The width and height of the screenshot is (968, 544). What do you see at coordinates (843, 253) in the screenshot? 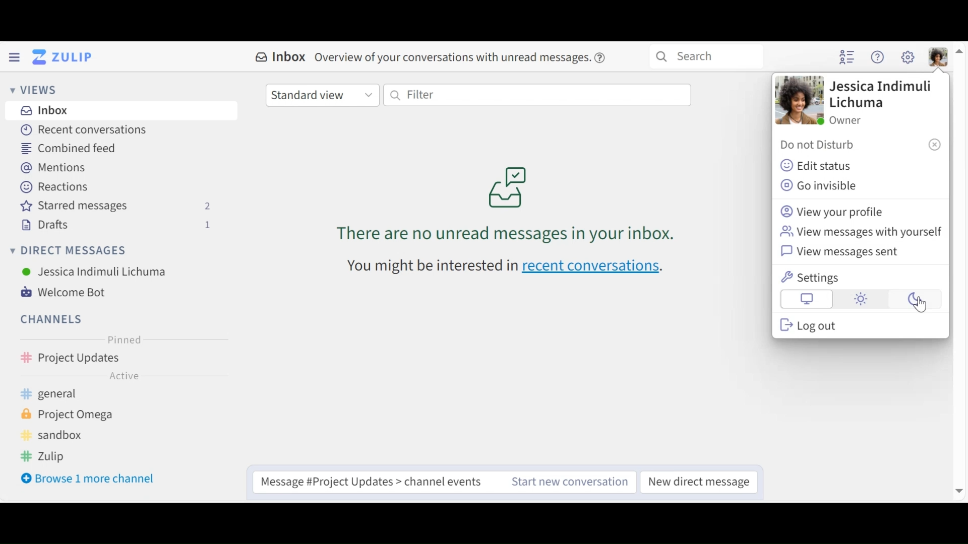
I see `View messages sent` at bounding box center [843, 253].